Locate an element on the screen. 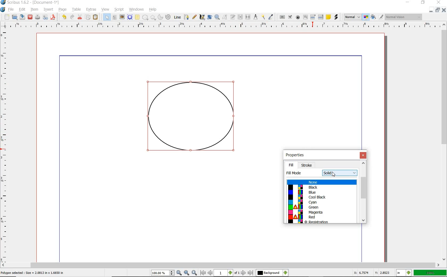  zoom to is located at coordinates (187, 273).